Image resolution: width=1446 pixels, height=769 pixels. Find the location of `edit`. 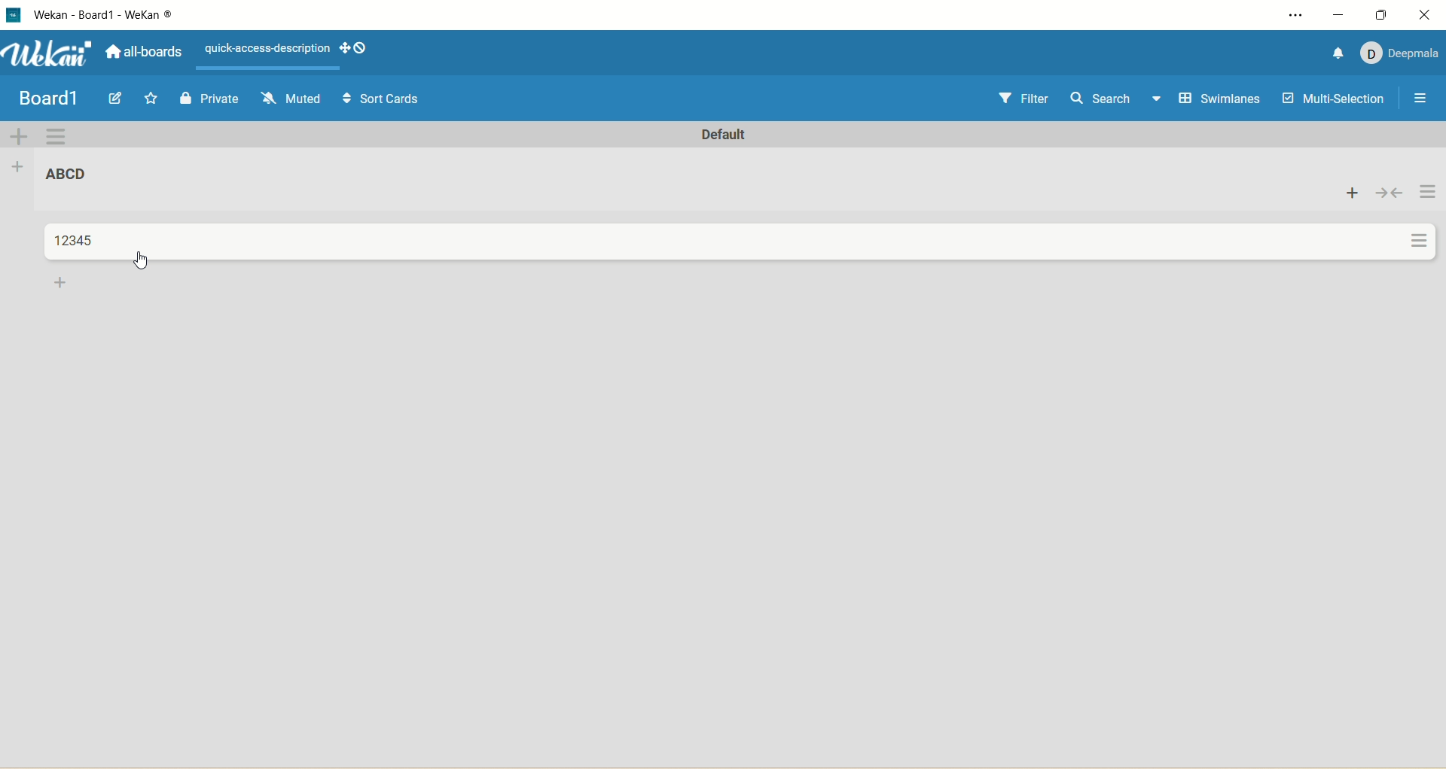

edit is located at coordinates (114, 99).